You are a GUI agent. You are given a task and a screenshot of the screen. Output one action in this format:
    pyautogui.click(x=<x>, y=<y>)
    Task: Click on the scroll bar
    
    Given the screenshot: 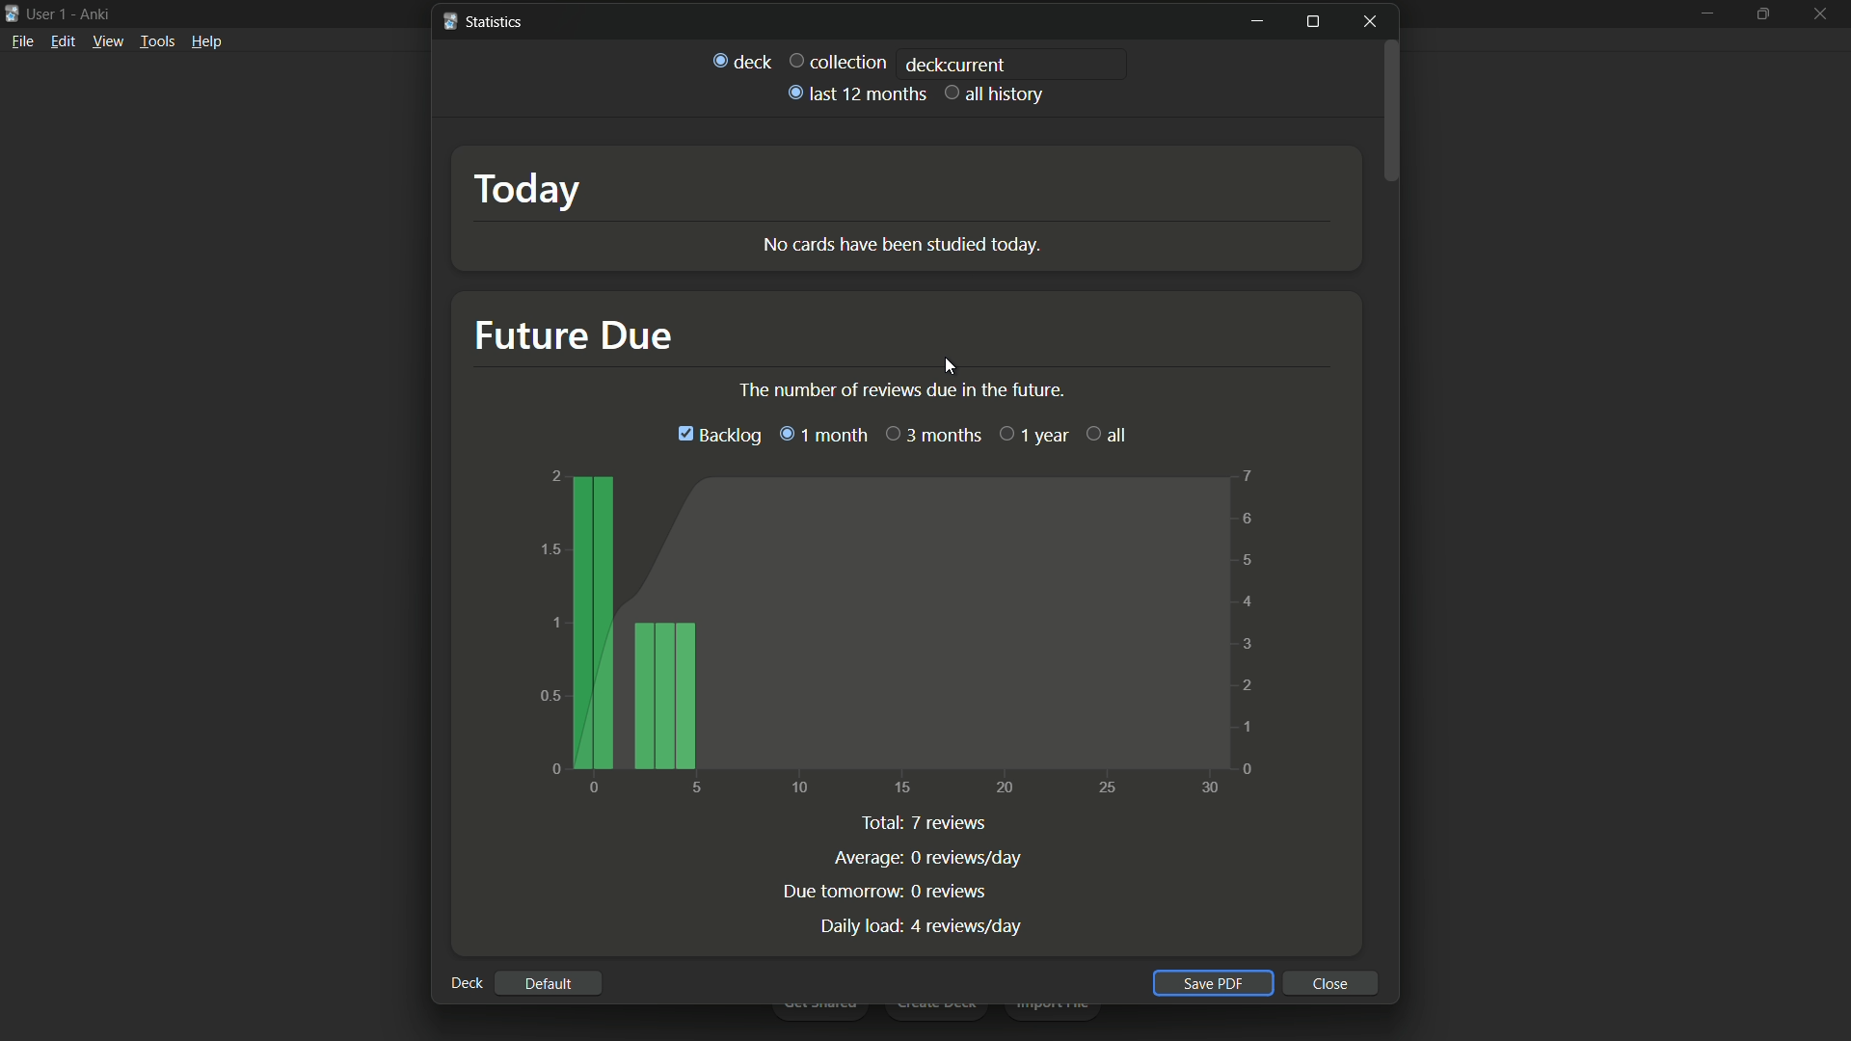 What is the action you would take?
    pyautogui.click(x=1391, y=111)
    